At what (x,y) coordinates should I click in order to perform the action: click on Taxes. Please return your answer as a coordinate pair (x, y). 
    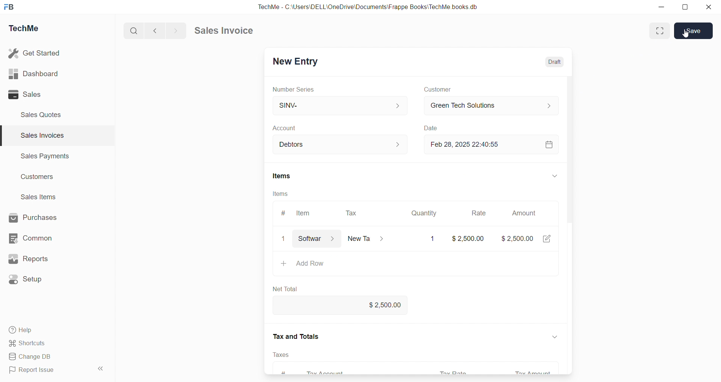
    Looking at the image, I should click on (281, 355).